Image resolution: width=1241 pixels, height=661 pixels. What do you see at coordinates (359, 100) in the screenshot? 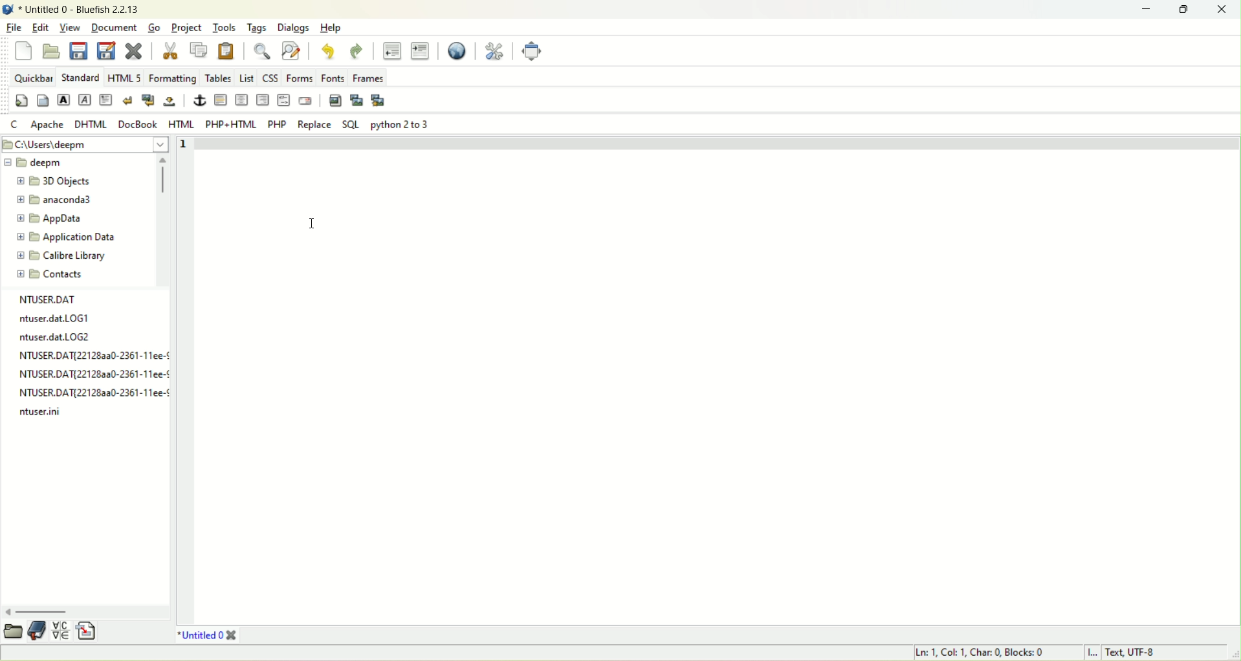
I see `insert plugin` at bounding box center [359, 100].